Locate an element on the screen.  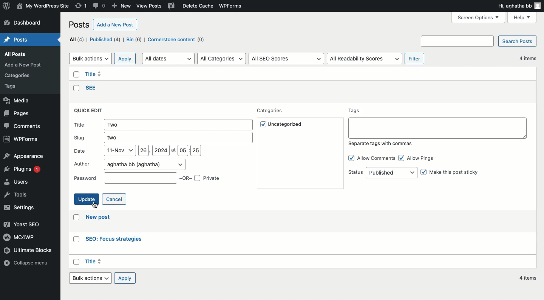
OR Private is located at coordinates (202, 178).